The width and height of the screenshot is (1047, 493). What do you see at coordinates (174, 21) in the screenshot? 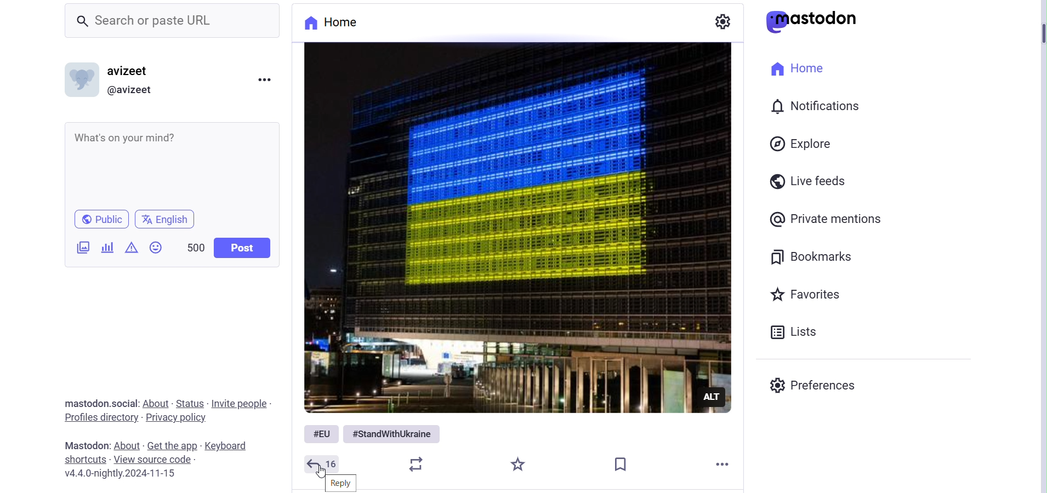
I see `Search` at bounding box center [174, 21].